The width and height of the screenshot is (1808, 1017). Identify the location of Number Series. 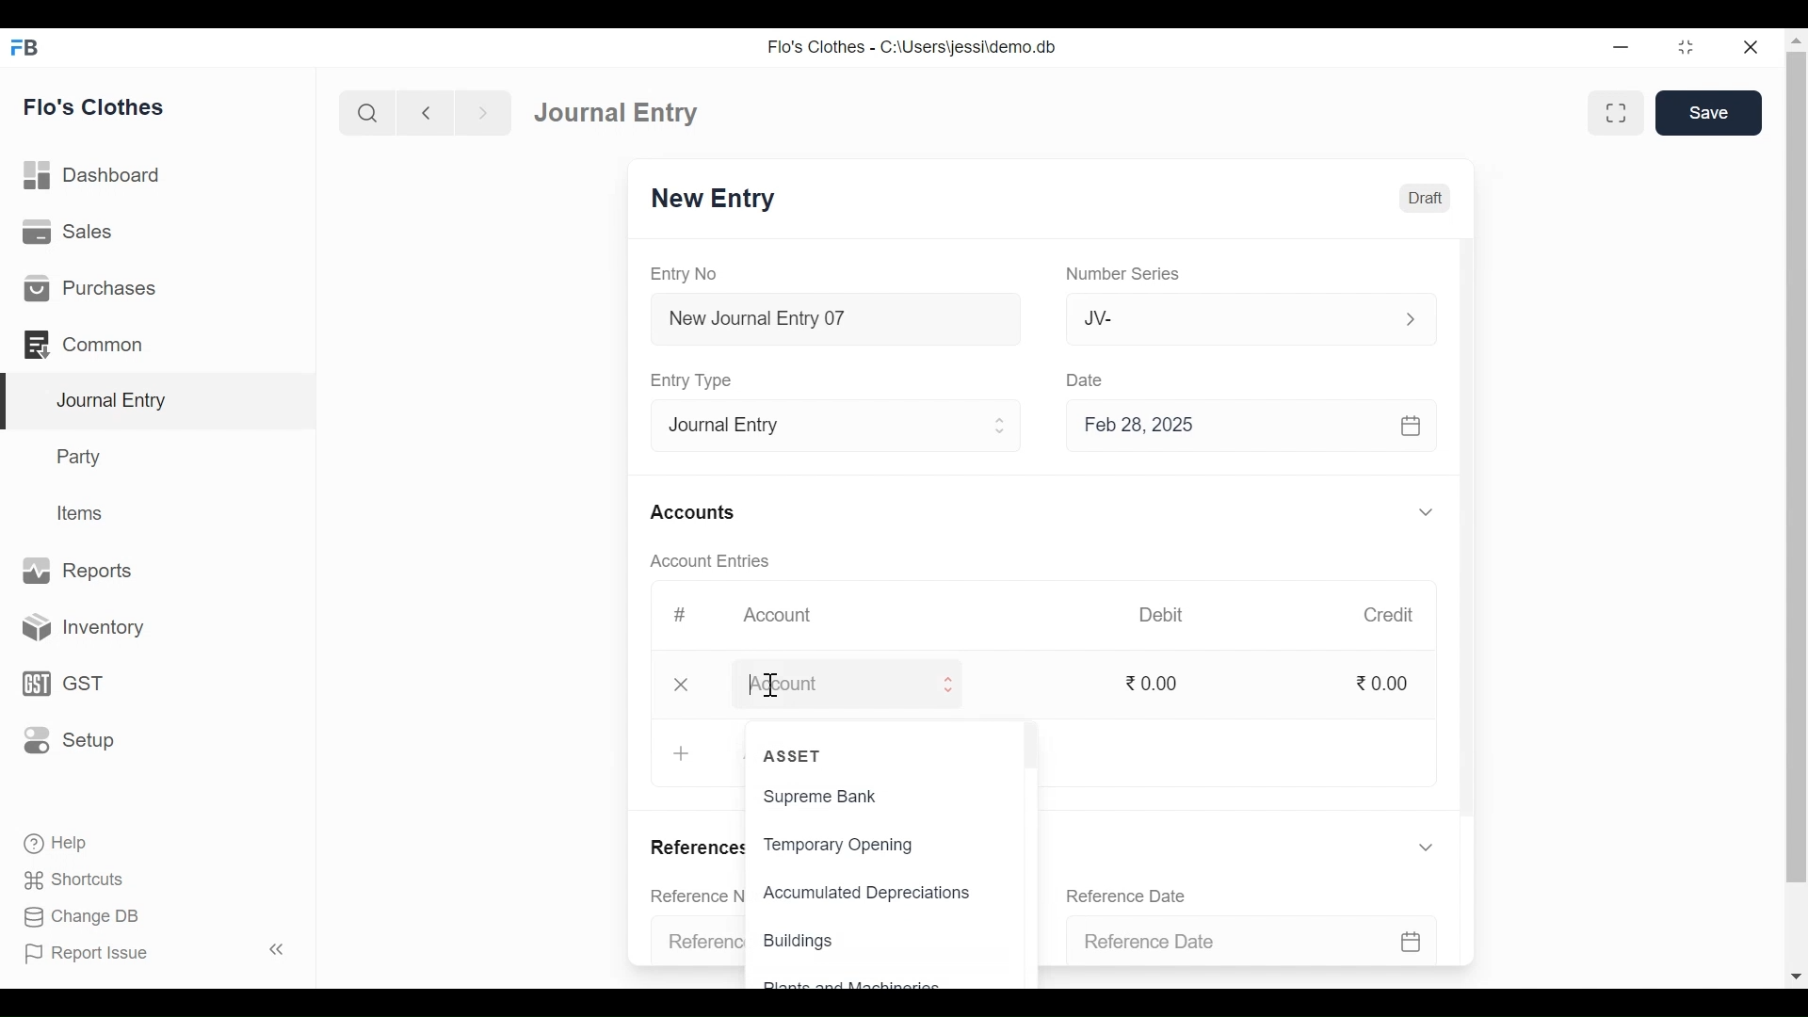
(1130, 274).